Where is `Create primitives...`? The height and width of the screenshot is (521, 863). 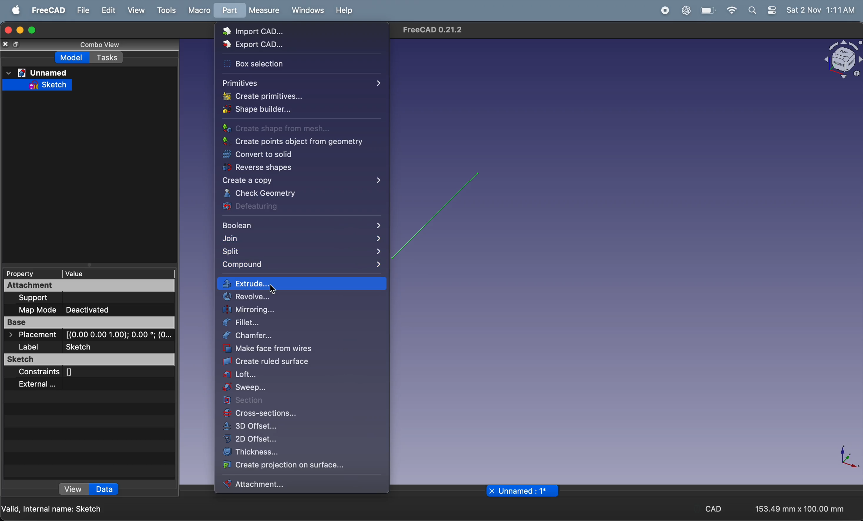
Create primitives... is located at coordinates (298, 96).